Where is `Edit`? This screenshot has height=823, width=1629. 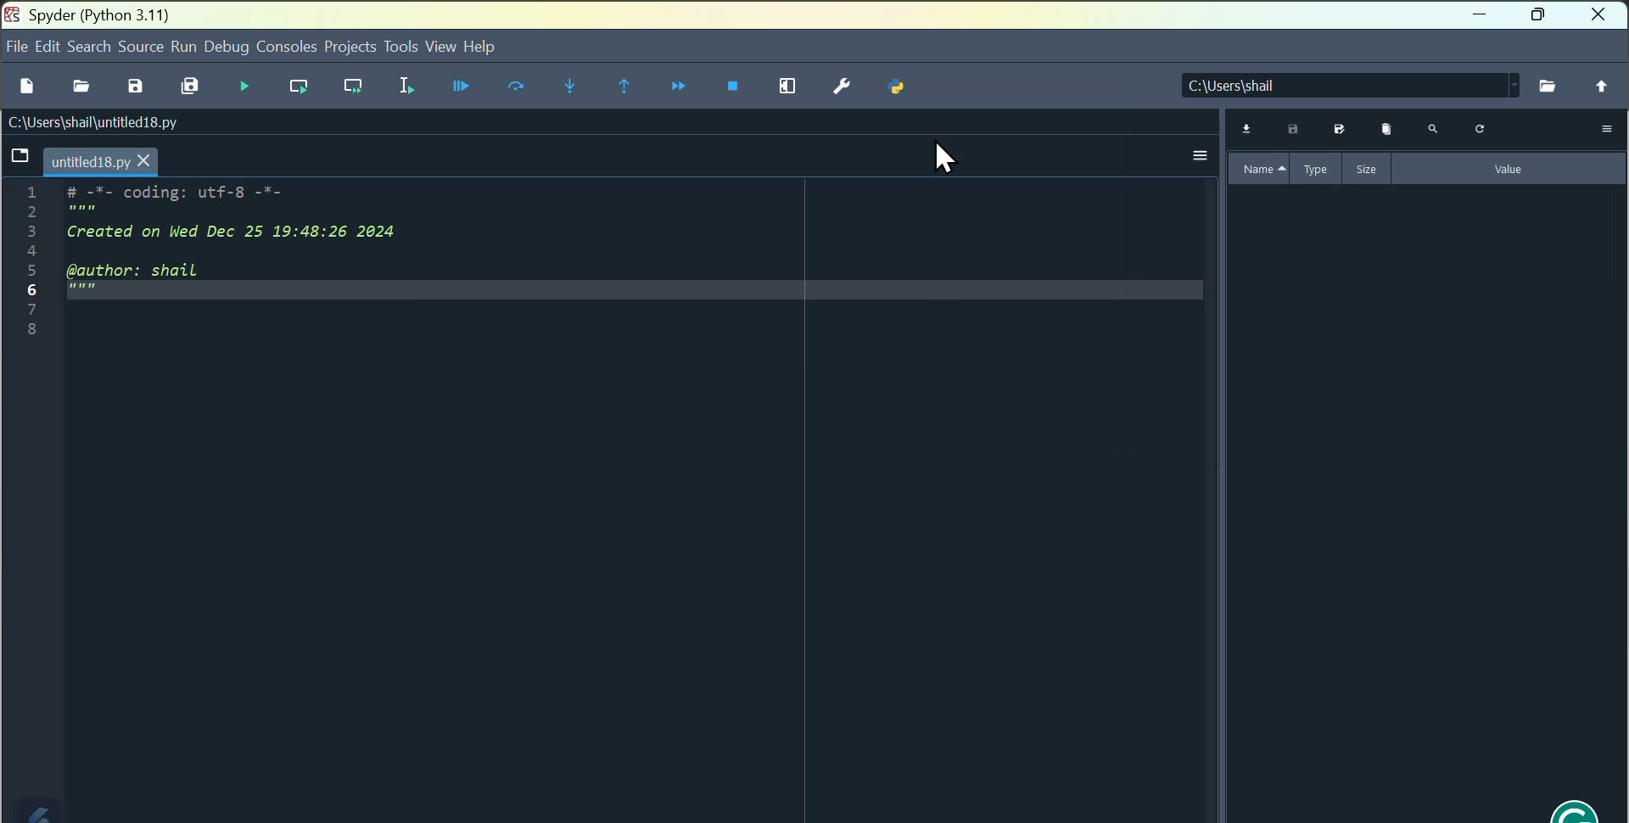
Edit is located at coordinates (47, 47).